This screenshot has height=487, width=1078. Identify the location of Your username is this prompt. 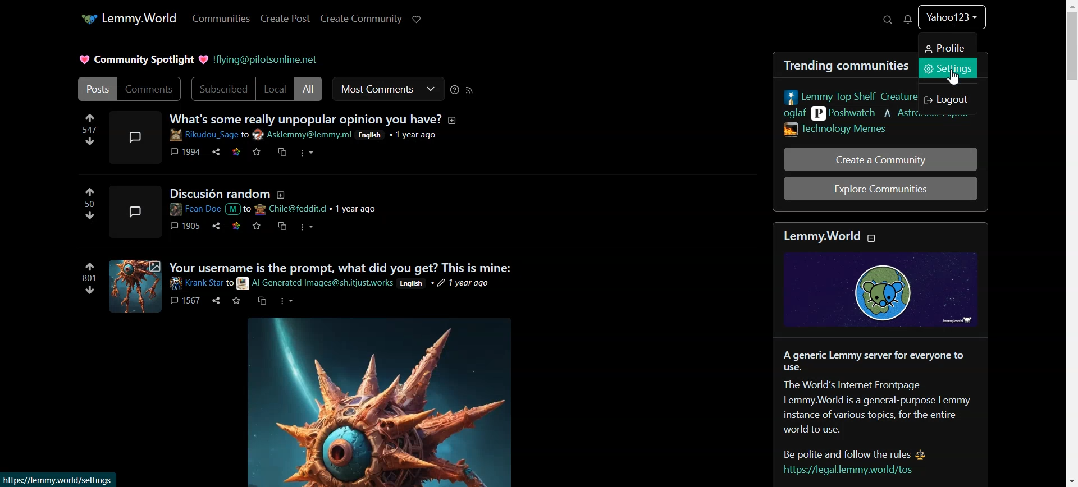
(307, 287).